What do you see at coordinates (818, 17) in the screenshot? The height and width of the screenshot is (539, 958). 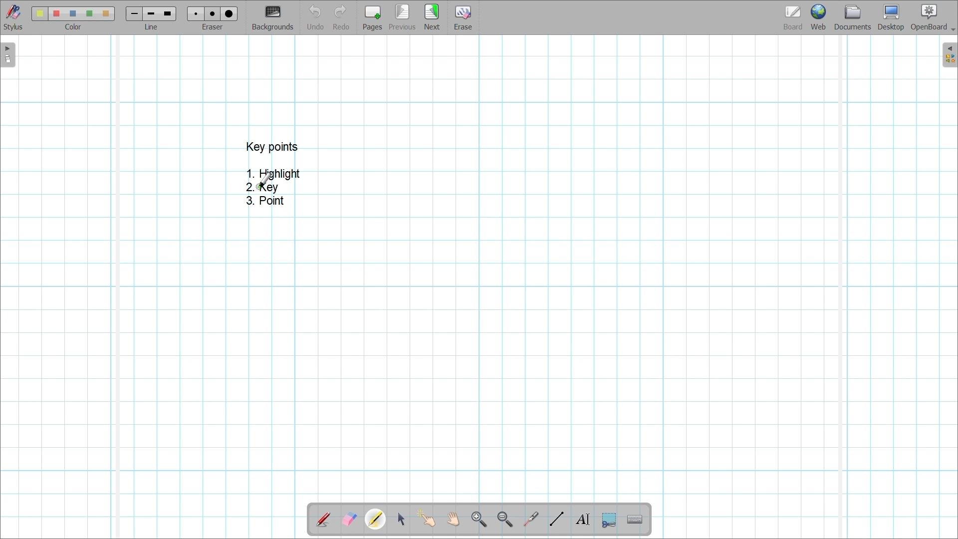 I see `Web` at bounding box center [818, 17].